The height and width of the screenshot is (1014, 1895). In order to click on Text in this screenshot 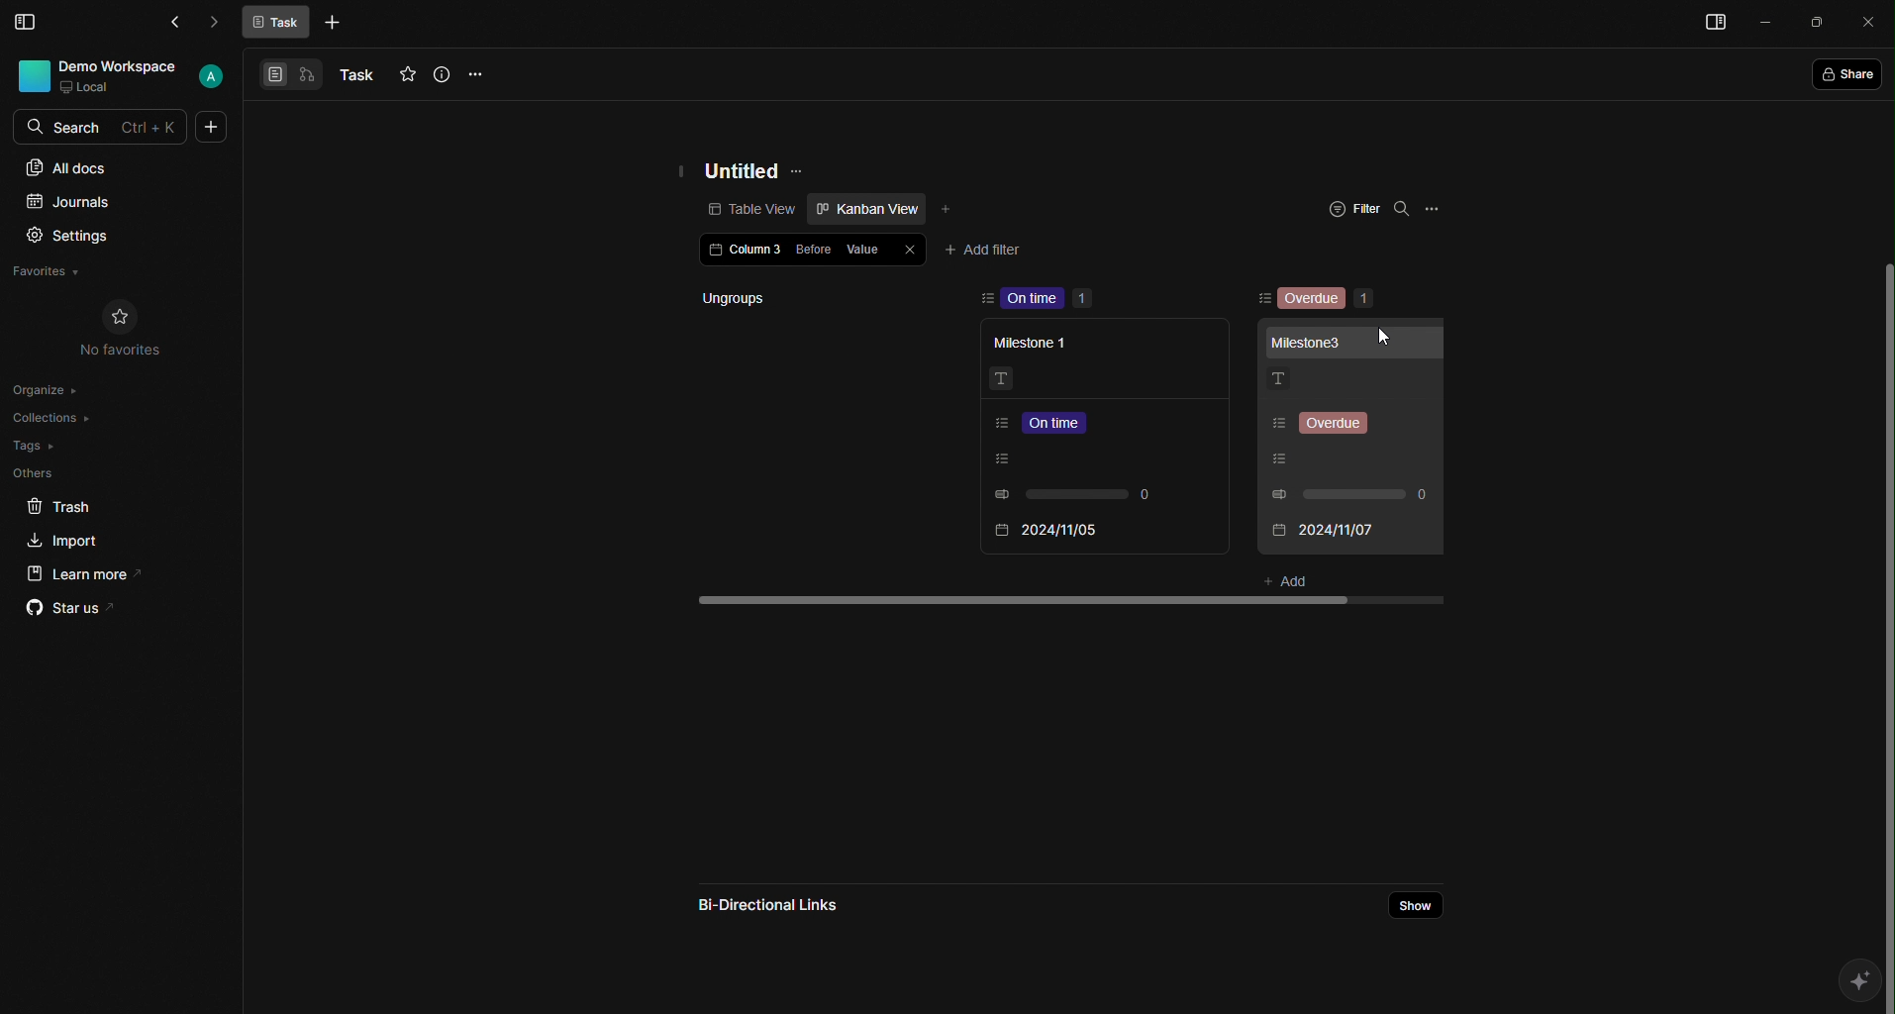, I will do `click(1278, 379)`.